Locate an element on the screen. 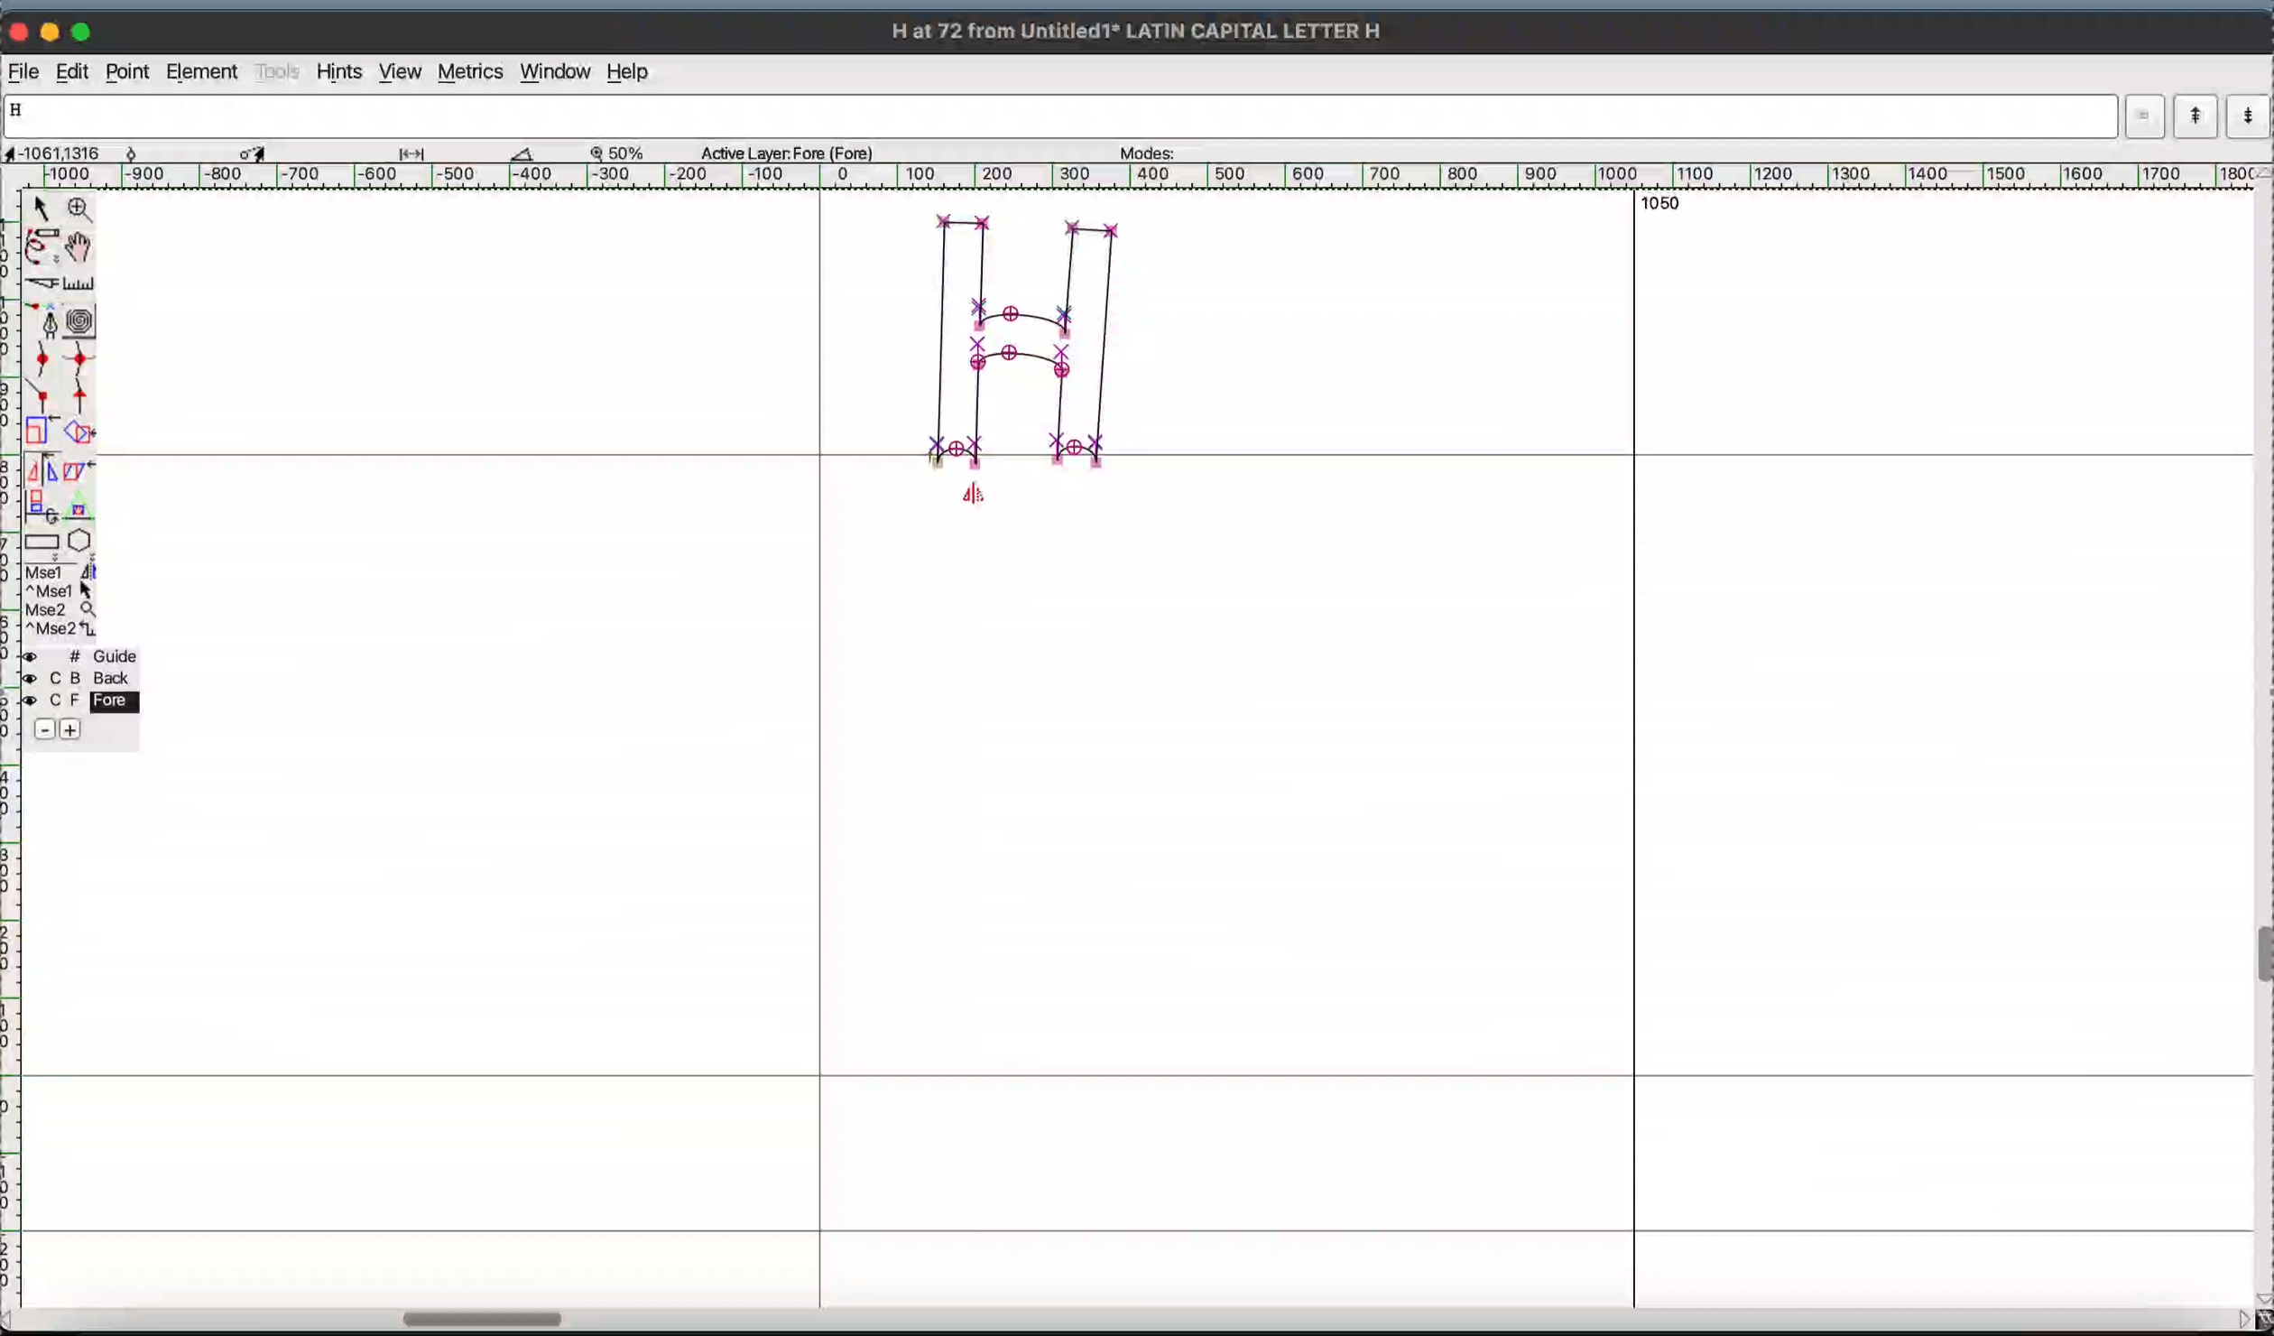 This screenshot has width=2274, height=1336. spiro is located at coordinates (79, 317).